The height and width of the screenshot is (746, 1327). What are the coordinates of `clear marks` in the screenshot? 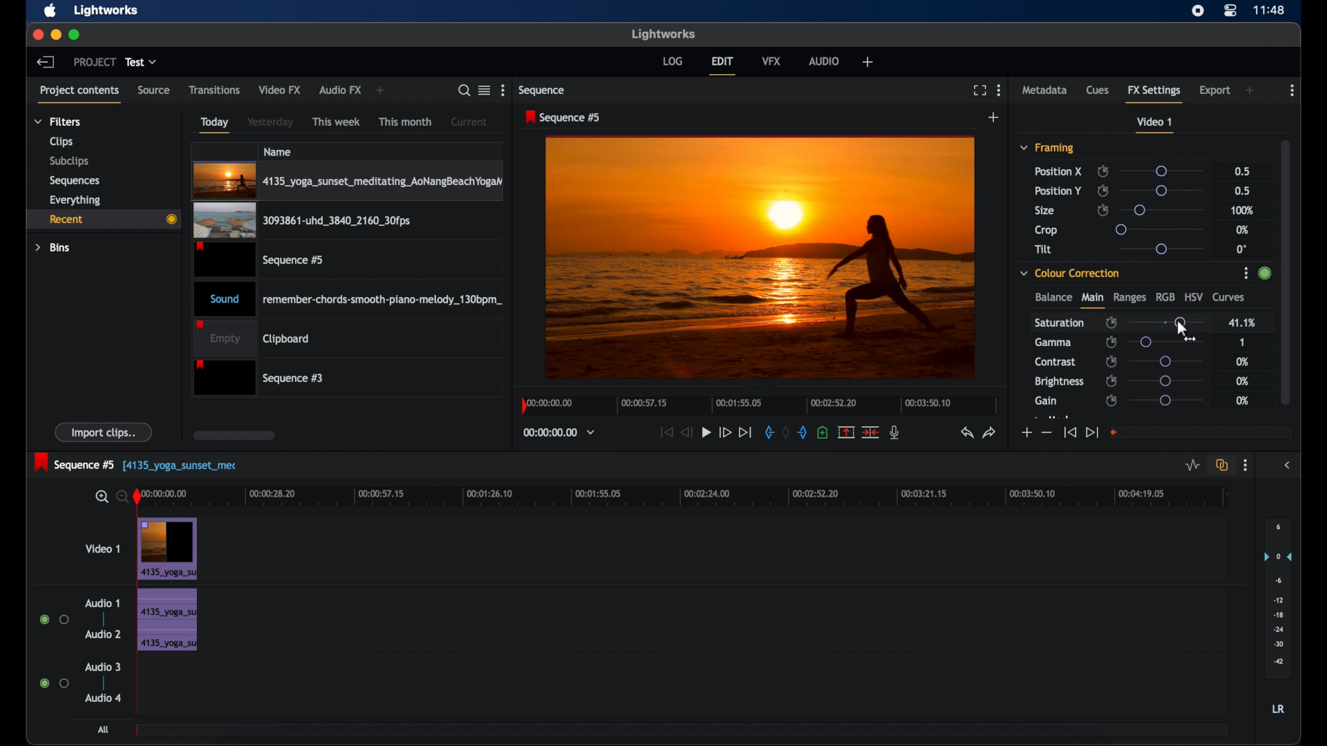 It's located at (787, 432).